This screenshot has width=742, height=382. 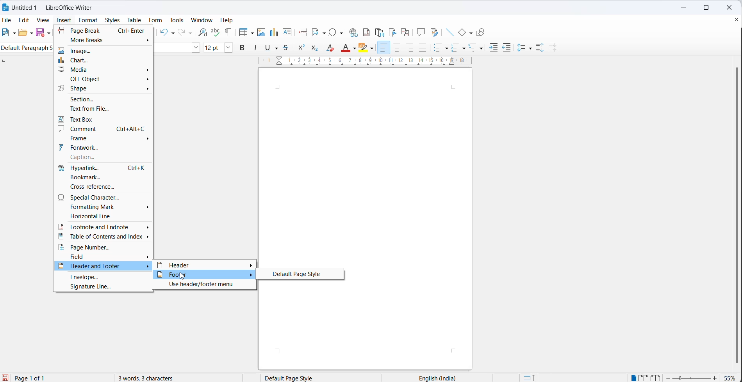 What do you see at coordinates (521, 46) in the screenshot?
I see `line spacing` at bounding box center [521, 46].